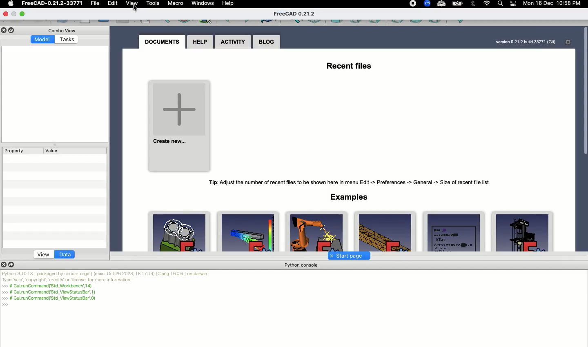  What do you see at coordinates (318, 231) in the screenshot?
I see `Robot example.FCStd Jurgen Riegel 199Kb` at bounding box center [318, 231].